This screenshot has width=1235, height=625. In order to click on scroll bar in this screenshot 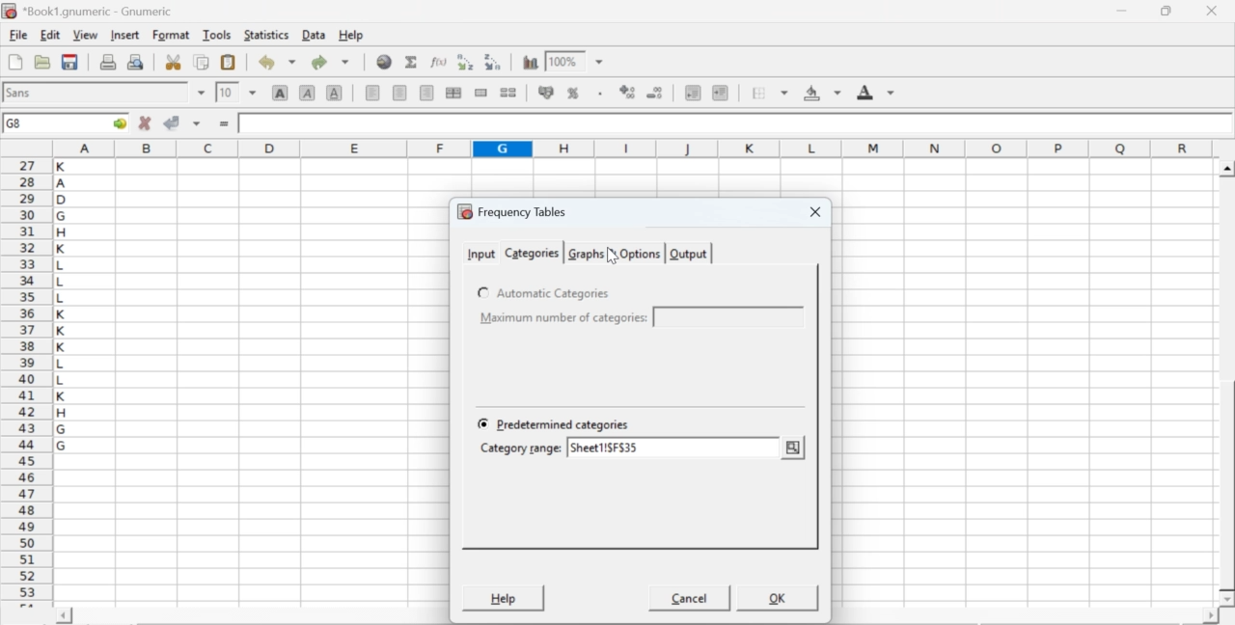, I will do `click(1227, 384)`.